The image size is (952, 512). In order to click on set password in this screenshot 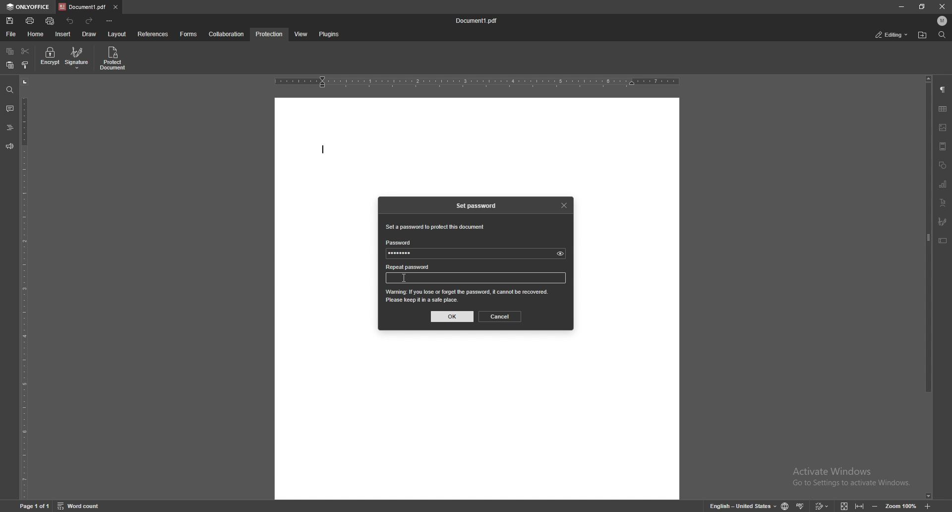, I will do `click(476, 205)`.